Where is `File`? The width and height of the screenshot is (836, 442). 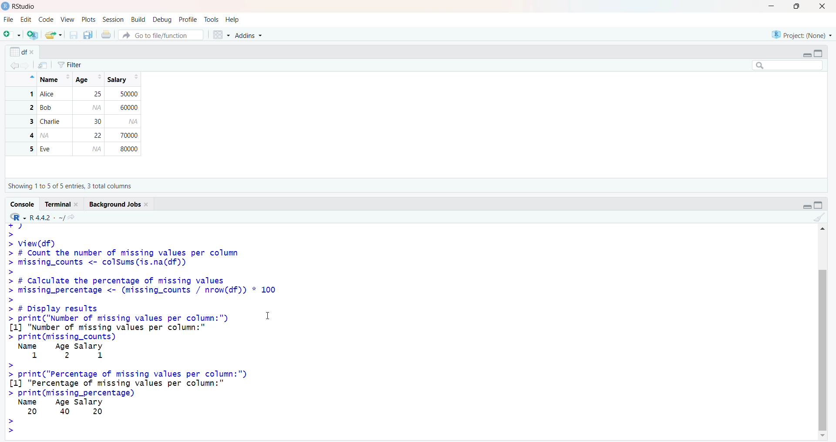 File is located at coordinates (9, 20).